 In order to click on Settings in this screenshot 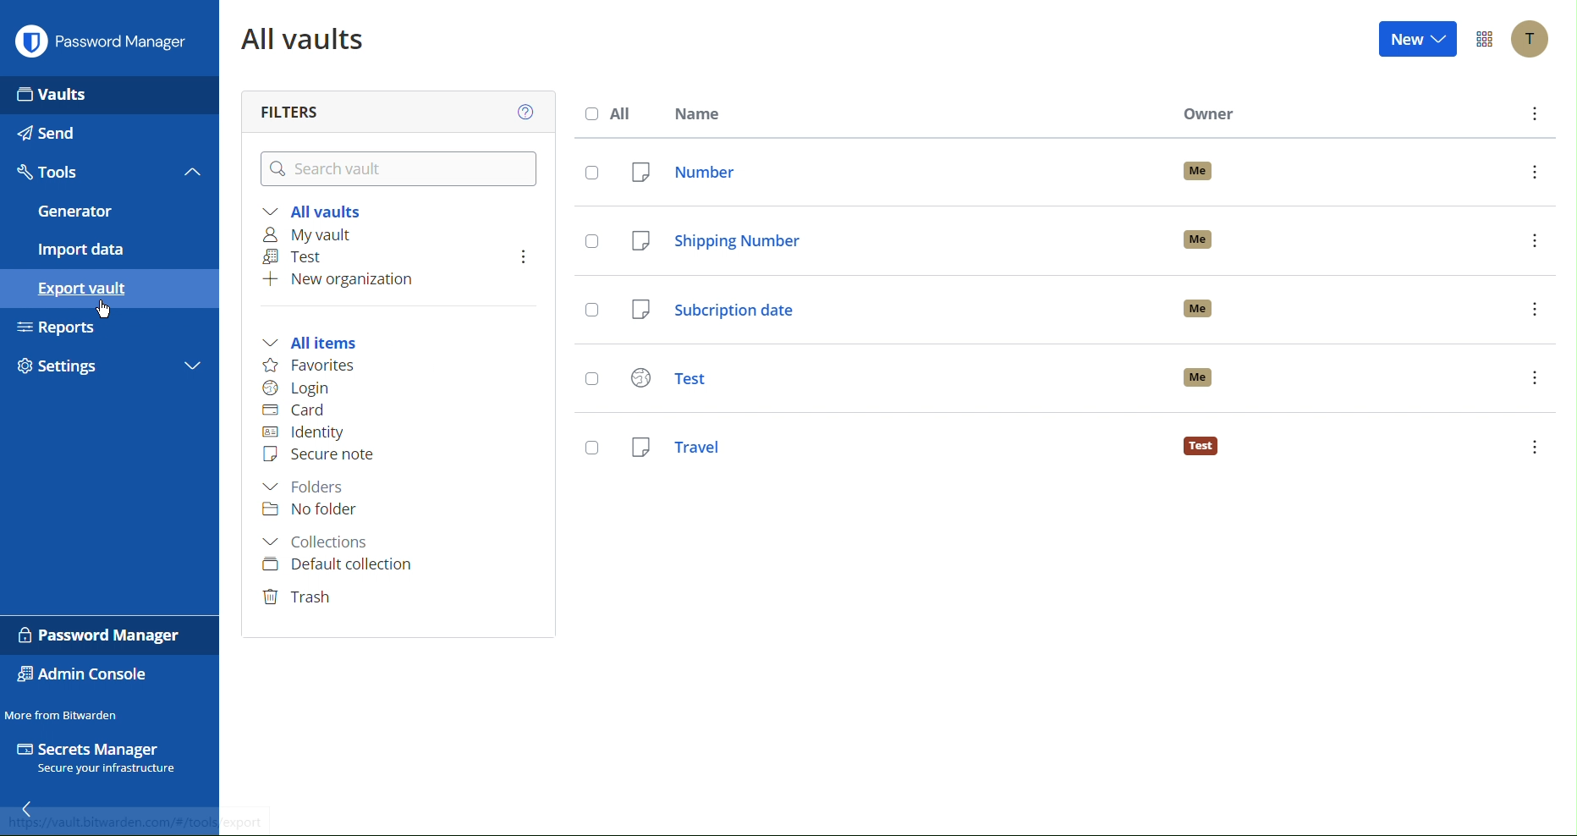, I will do `click(80, 363)`.